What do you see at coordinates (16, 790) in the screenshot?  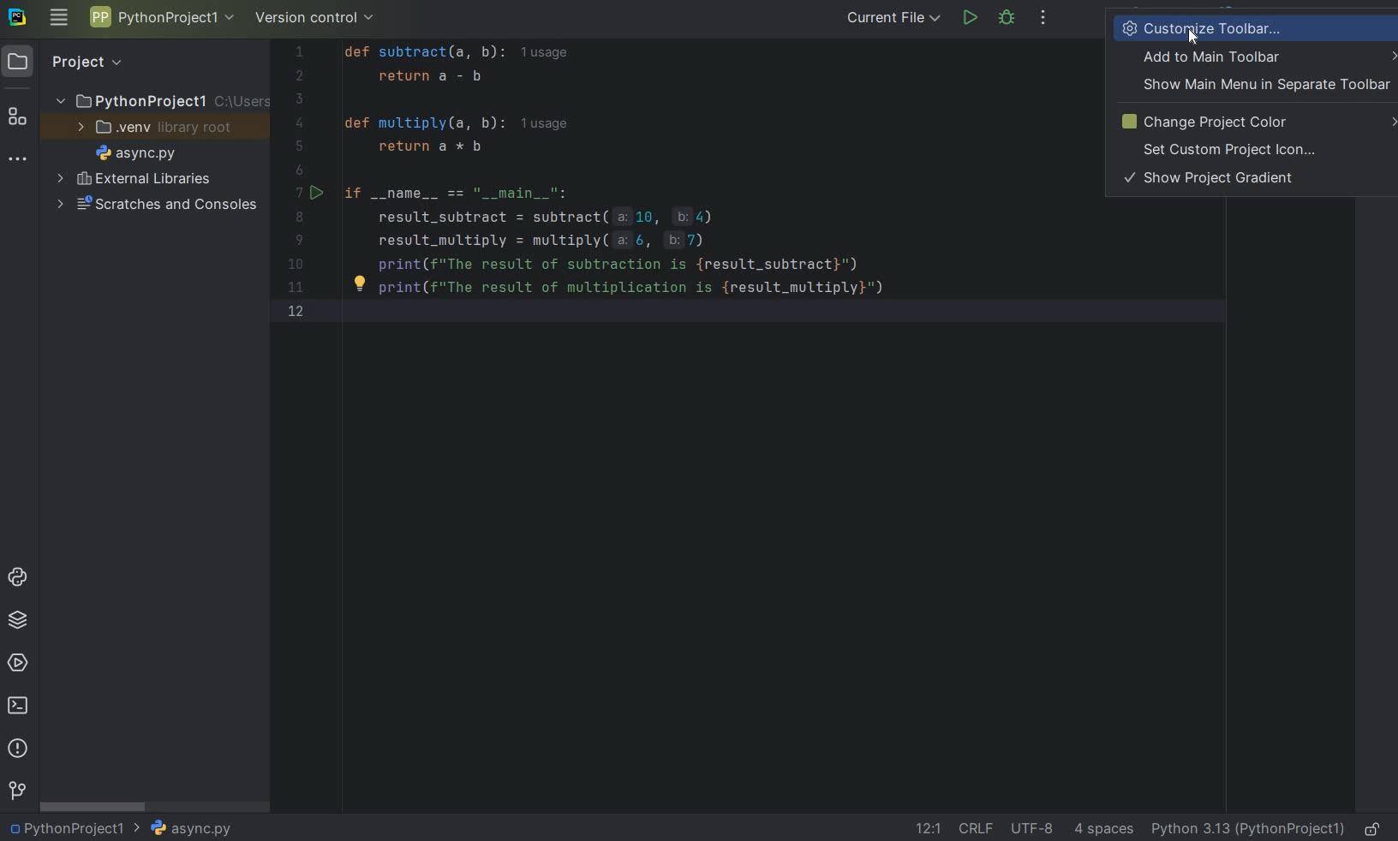 I see `VERSION CONTROL` at bounding box center [16, 790].